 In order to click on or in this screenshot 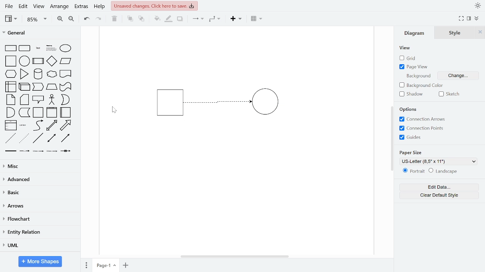, I will do `click(65, 100)`.